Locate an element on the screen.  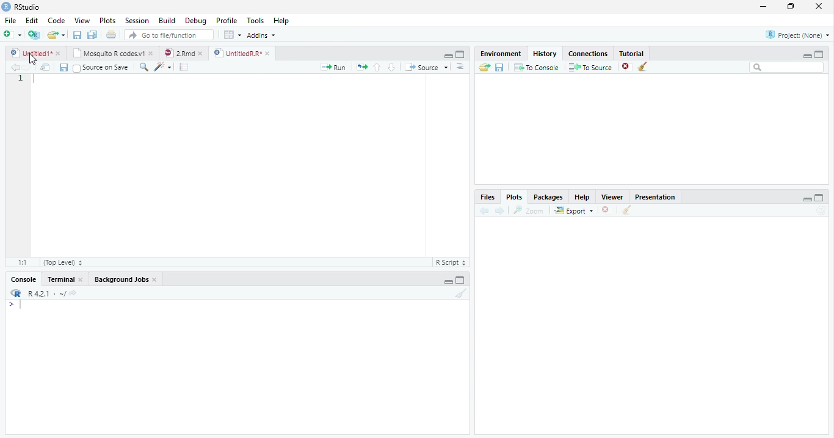
Down is located at coordinates (392, 68).